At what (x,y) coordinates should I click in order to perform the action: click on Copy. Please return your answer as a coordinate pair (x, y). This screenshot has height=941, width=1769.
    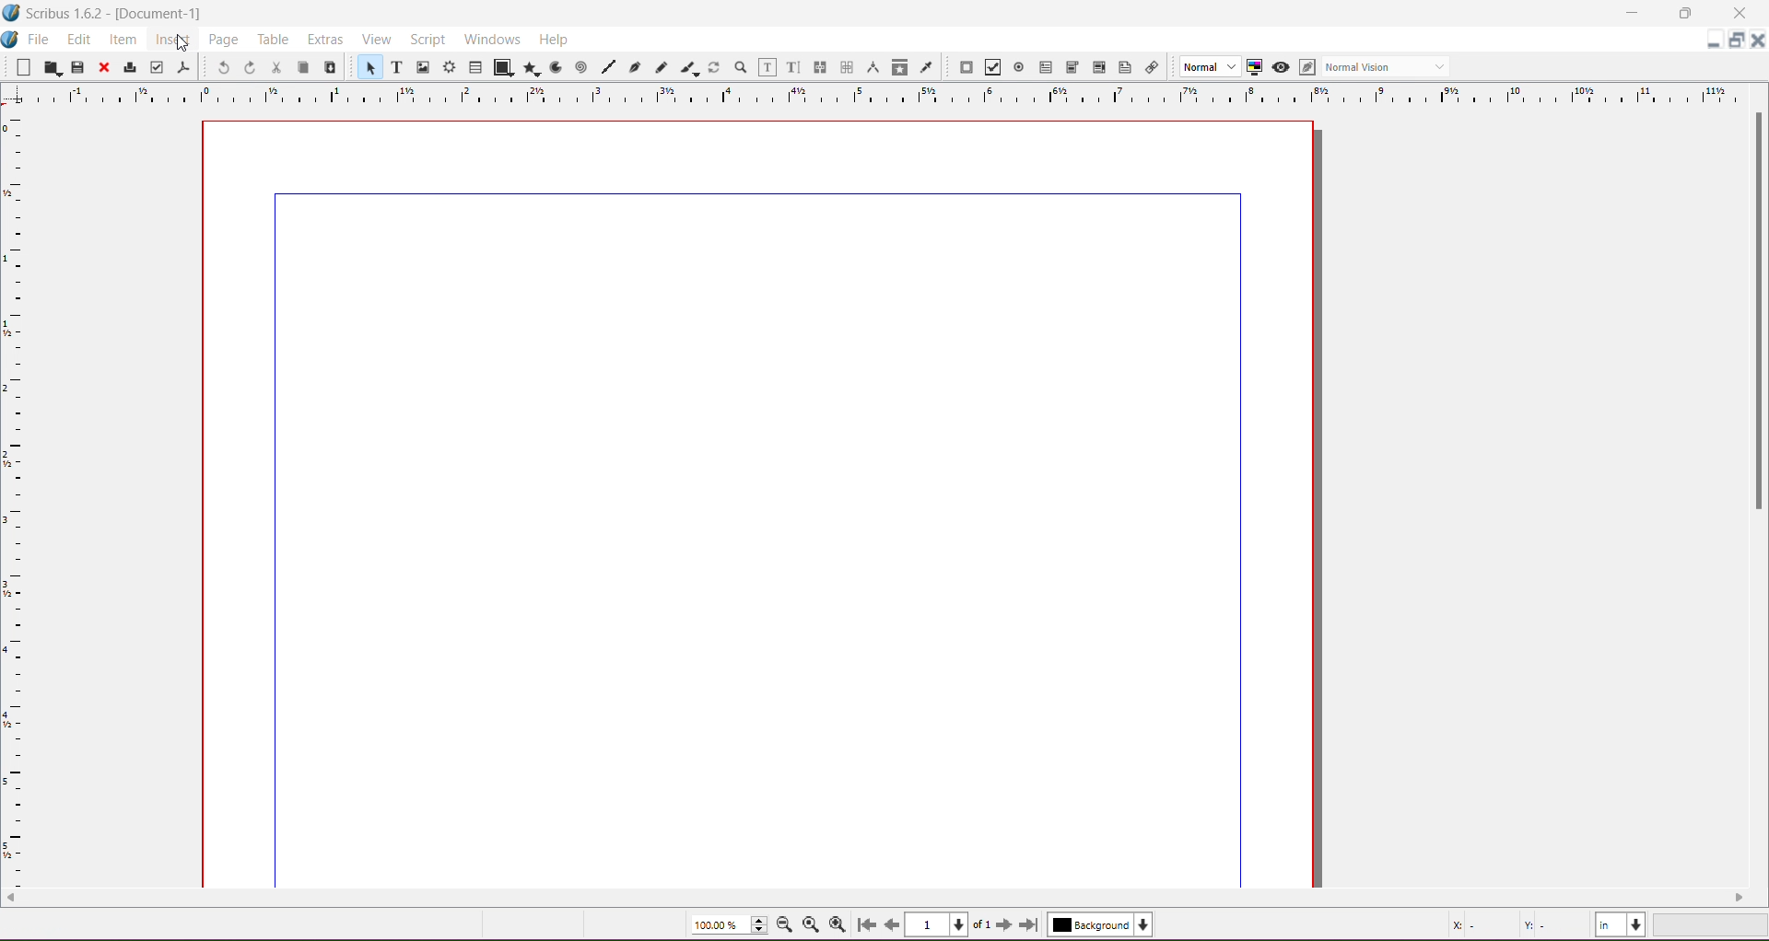
    Looking at the image, I should click on (302, 67).